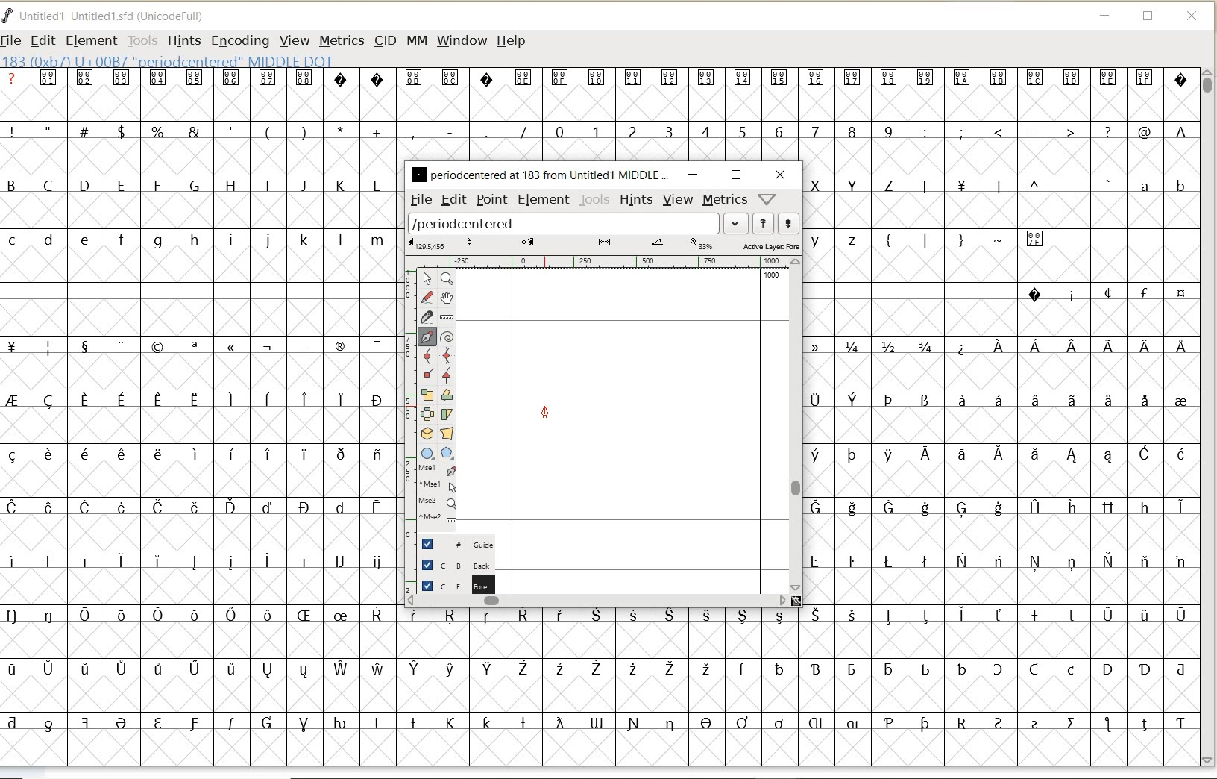  I want to click on minimize, so click(693, 175).